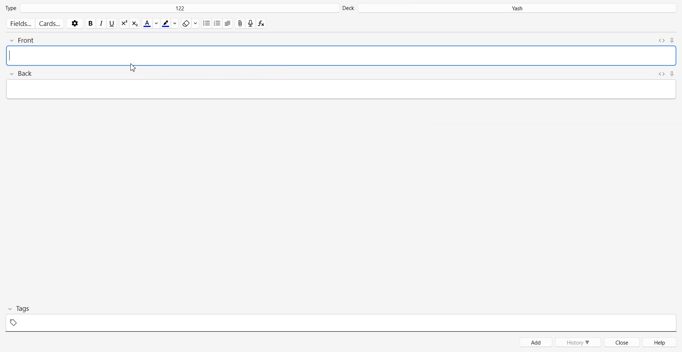  I want to click on Add, so click(536, 342).